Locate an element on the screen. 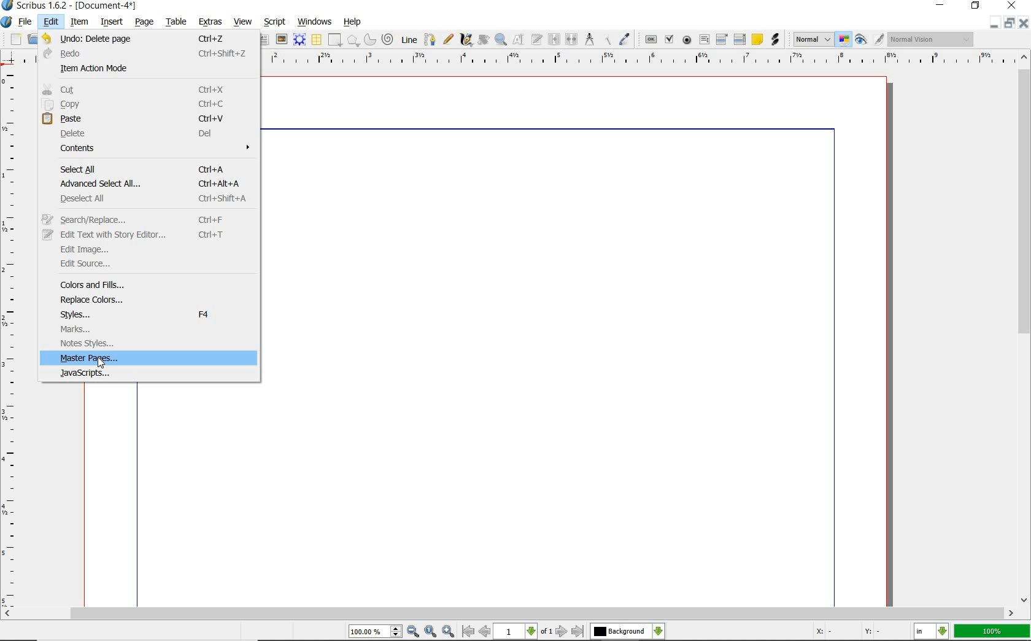  calligraphic line is located at coordinates (466, 40).